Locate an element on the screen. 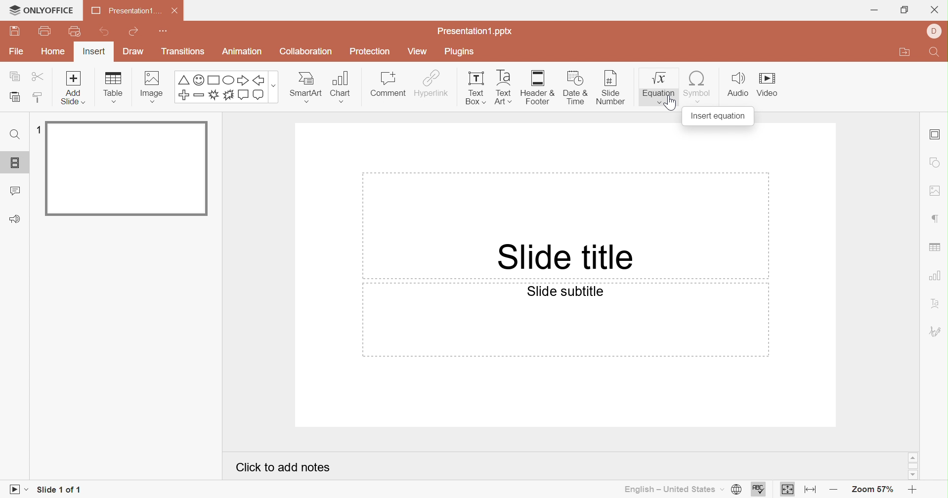  Zoom in is located at coordinates (913, 491).